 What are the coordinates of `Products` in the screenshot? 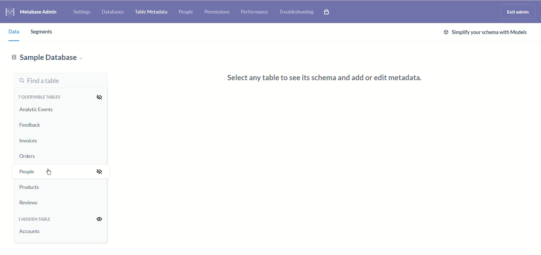 It's located at (40, 186).